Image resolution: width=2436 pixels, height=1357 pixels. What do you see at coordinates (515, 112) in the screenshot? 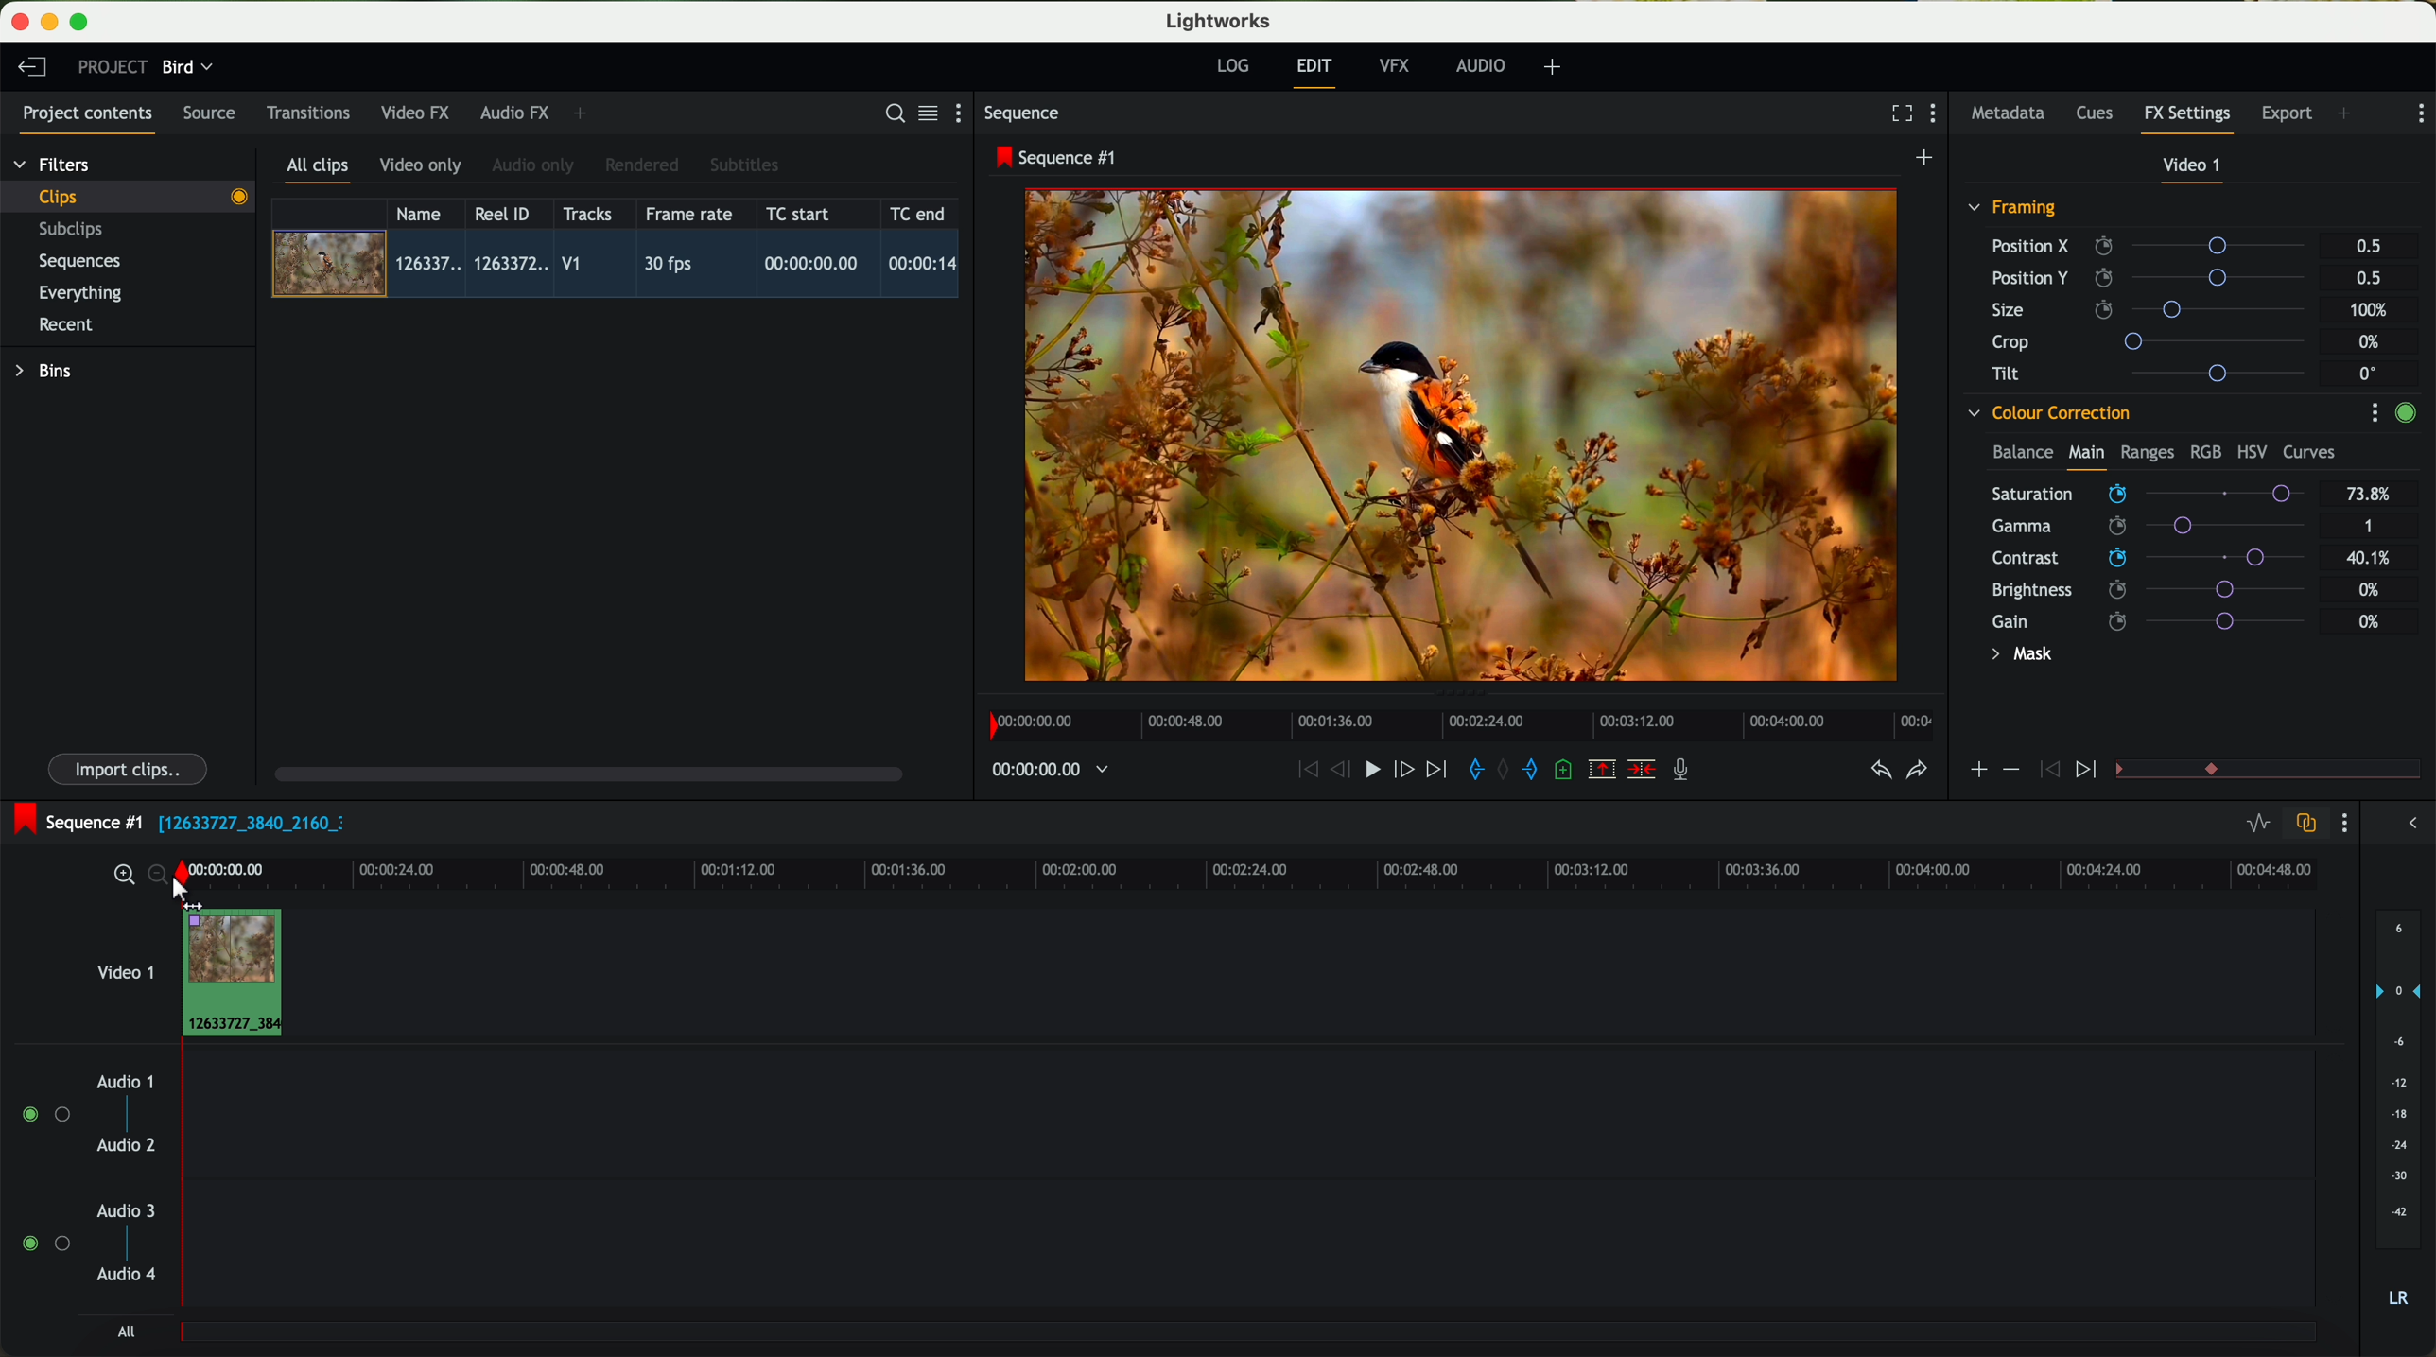
I see `audio FX` at bounding box center [515, 112].